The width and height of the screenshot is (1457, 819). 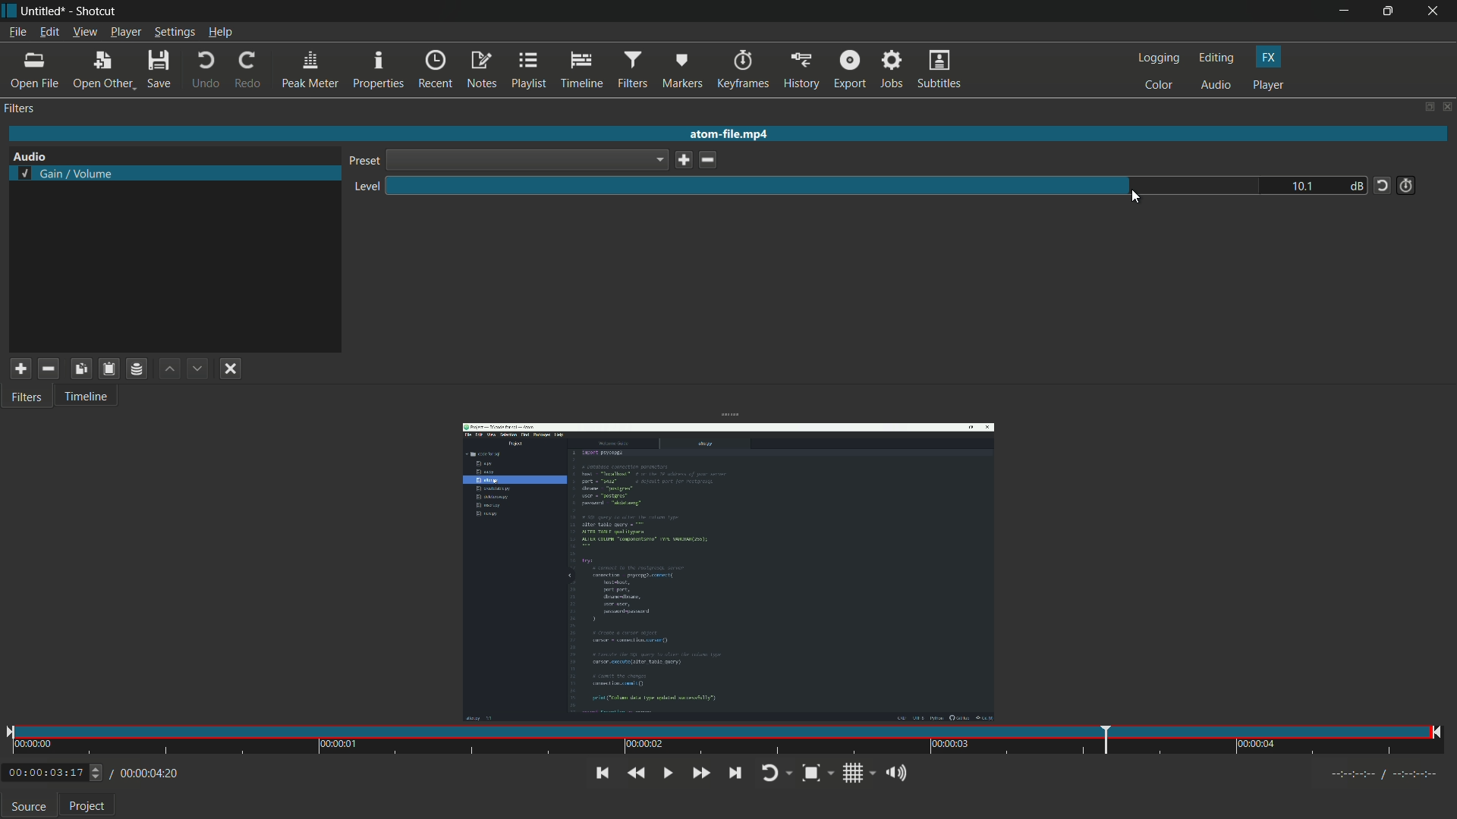 What do you see at coordinates (1382, 185) in the screenshot?
I see `reset tot default` at bounding box center [1382, 185].